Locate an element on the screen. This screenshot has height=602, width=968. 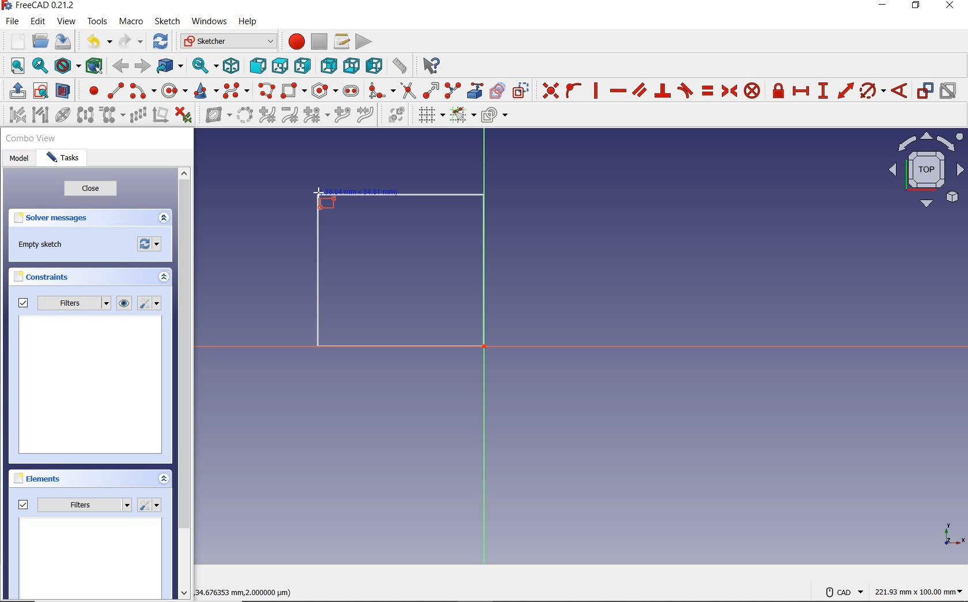
create rectangle is located at coordinates (294, 91).